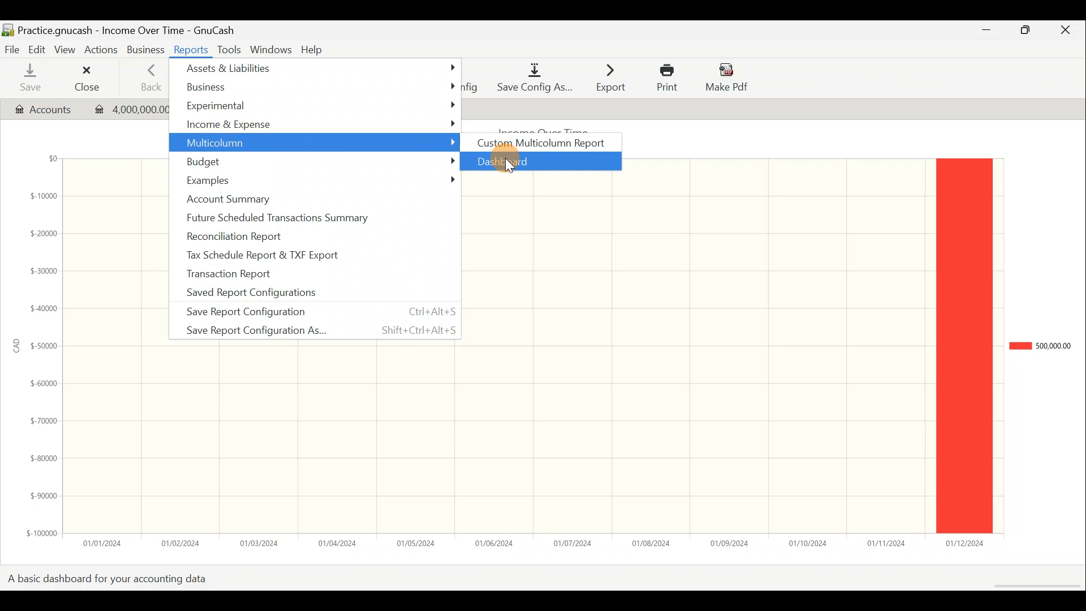 This screenshot has height=611, width=1086. What do you see at coordinates (88, 78) in the screenshot?
I see `Close` at bounding box center [88, 78].